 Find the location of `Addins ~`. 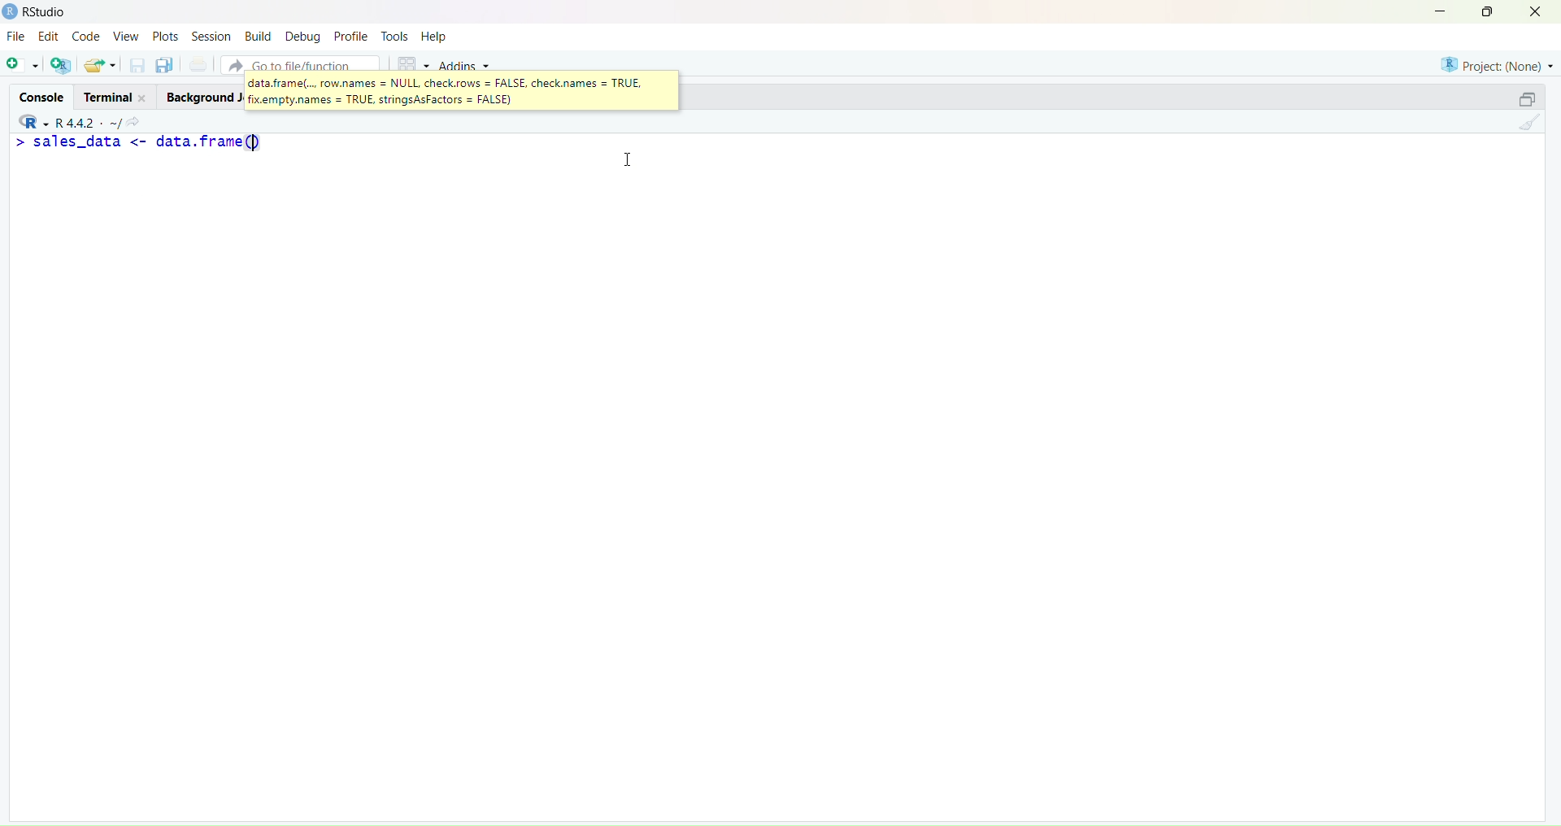

Addins ~ is located at coordinates (465, 66).